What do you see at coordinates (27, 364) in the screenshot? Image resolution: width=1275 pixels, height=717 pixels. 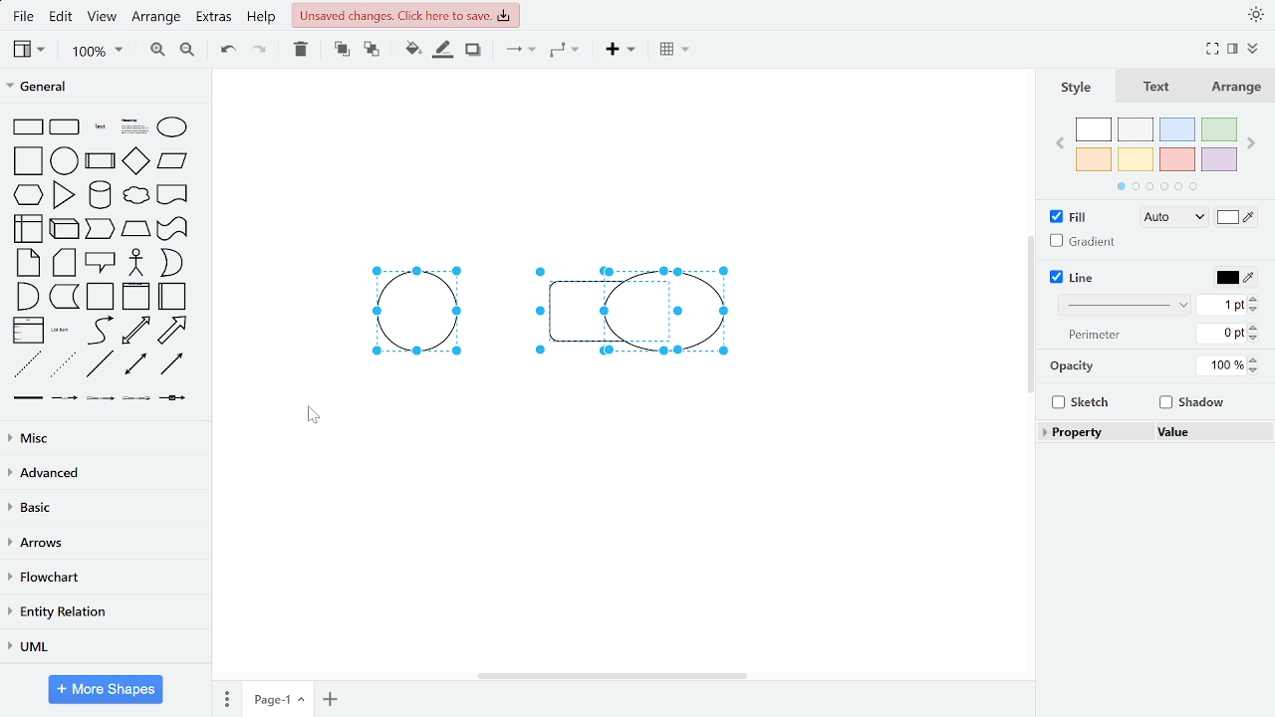 I see `dashed line` at bounding box center [27, 364].